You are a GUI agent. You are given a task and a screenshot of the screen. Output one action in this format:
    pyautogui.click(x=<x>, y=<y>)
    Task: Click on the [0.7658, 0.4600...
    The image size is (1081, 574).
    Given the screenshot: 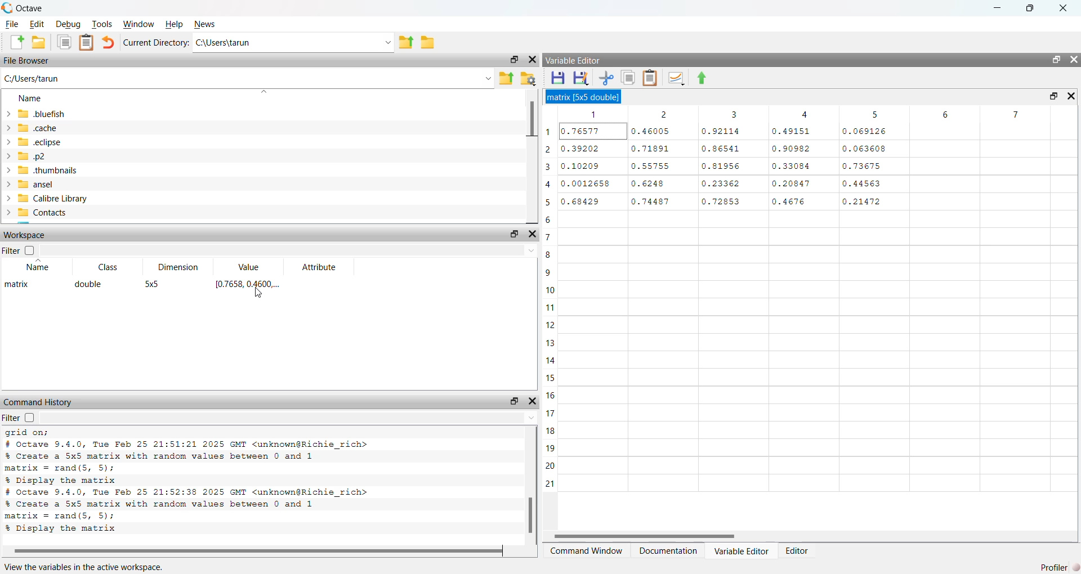 What is the action you would take?
    pyautogui.click(x=250, y=285)
    